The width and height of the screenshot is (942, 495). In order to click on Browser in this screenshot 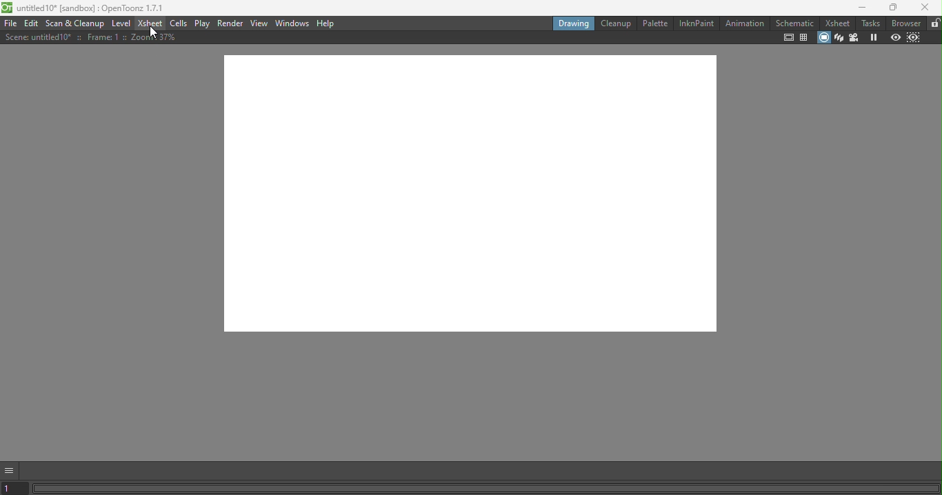, I will do `click(905, 23)`.